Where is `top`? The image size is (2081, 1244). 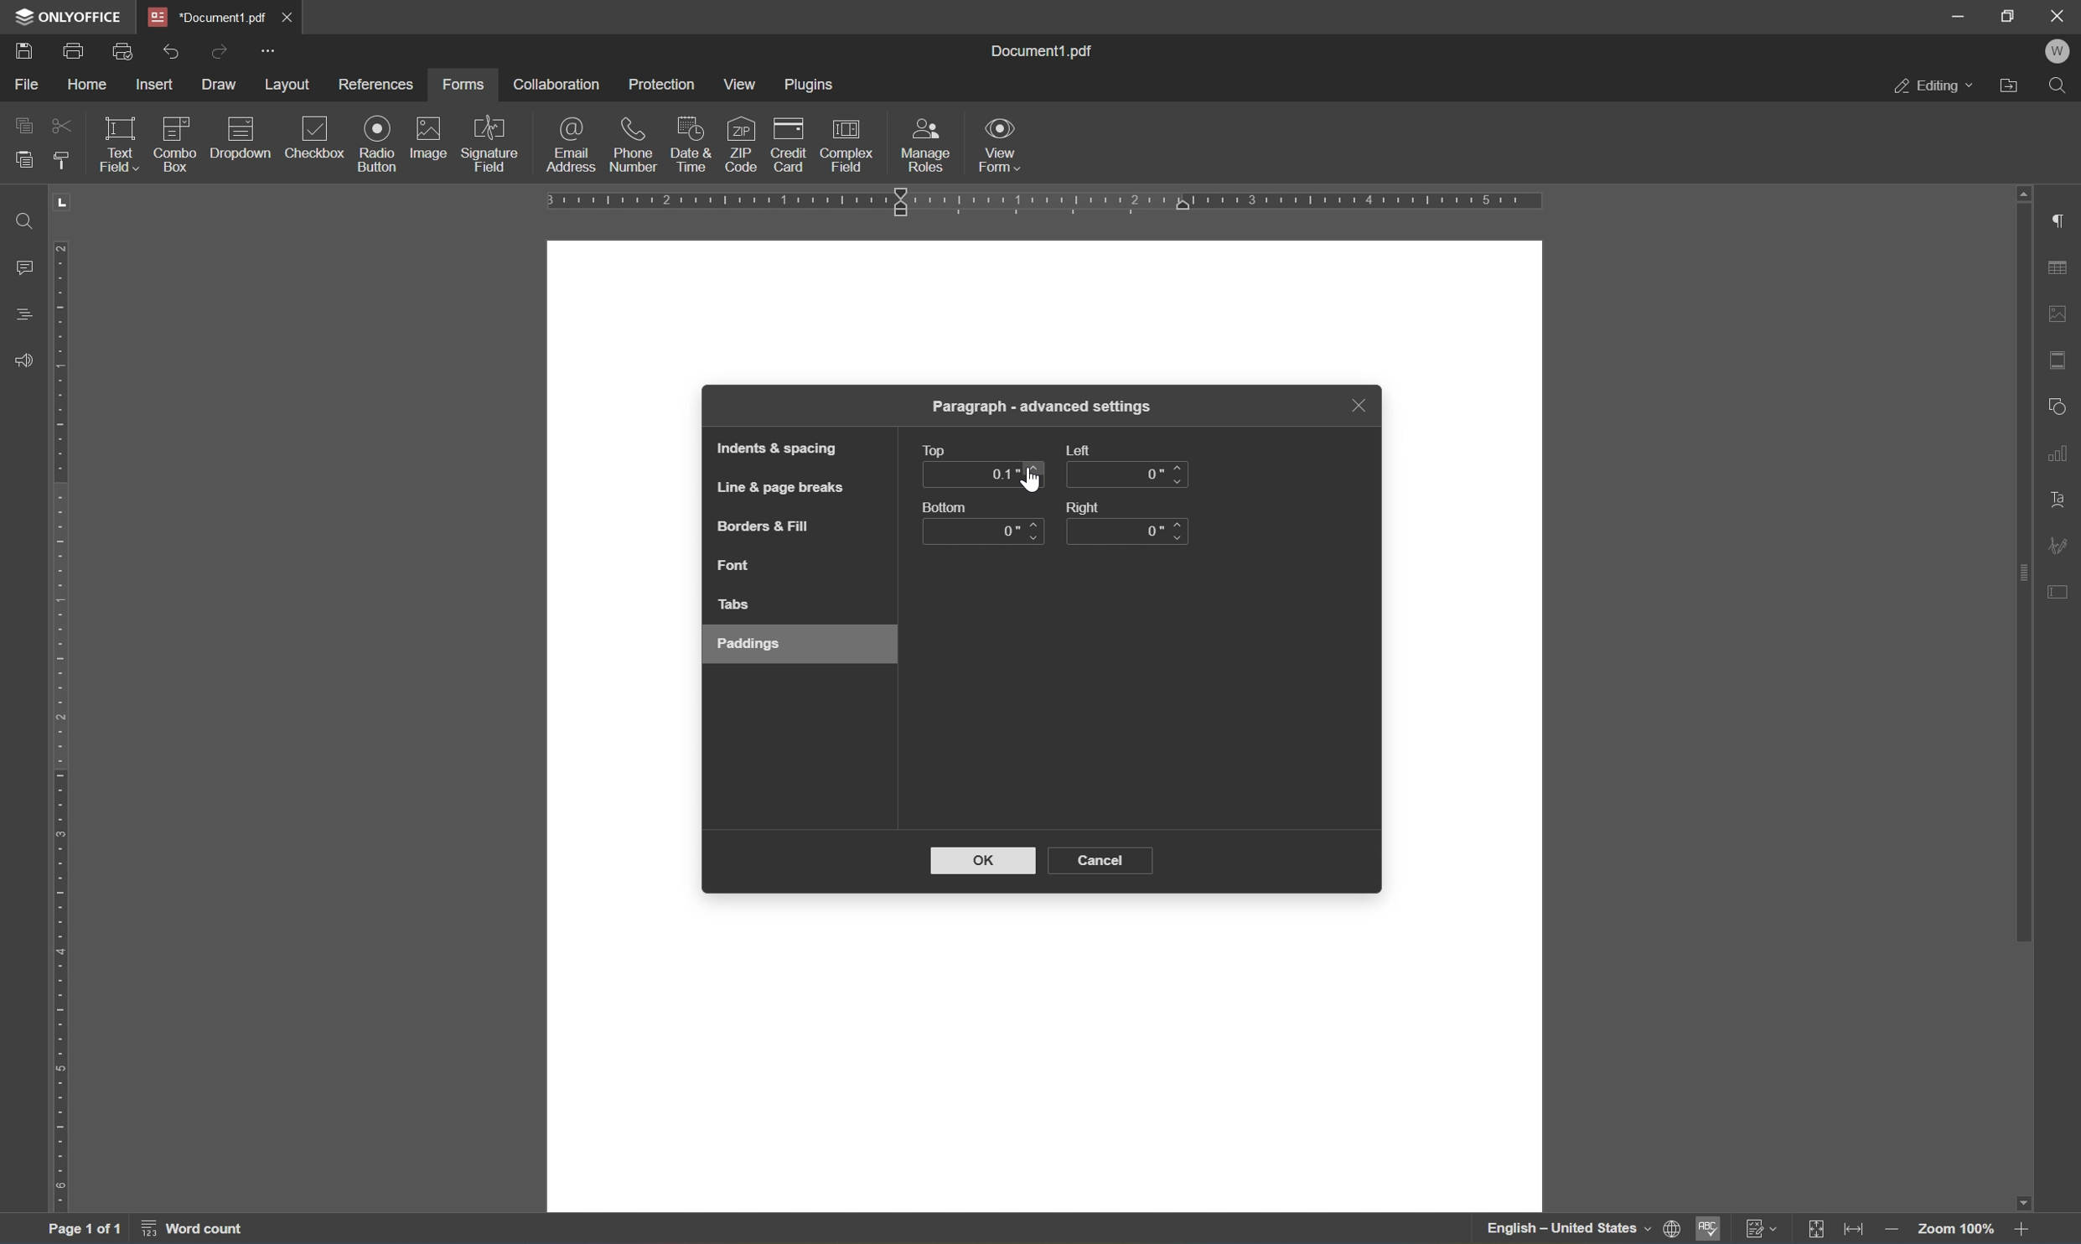
top is located at coordinates (937, 448).